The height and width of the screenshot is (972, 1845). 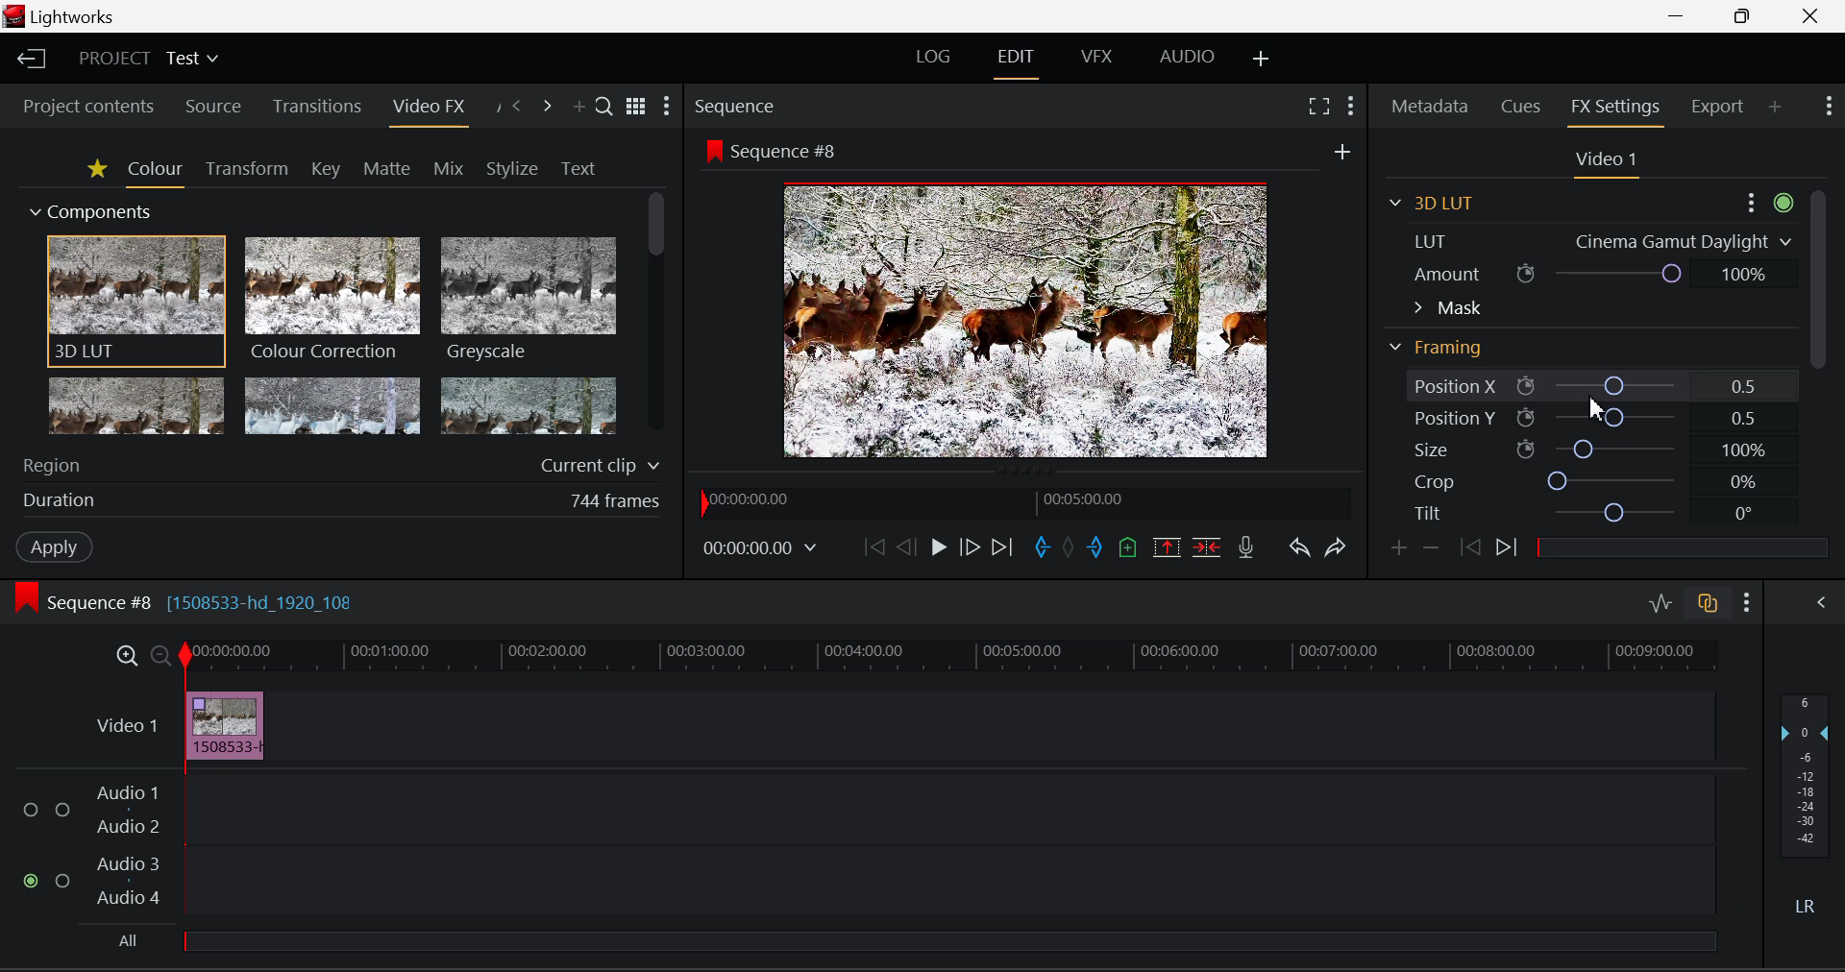 I want to click on Metadata, so click(x=1428, y=106).